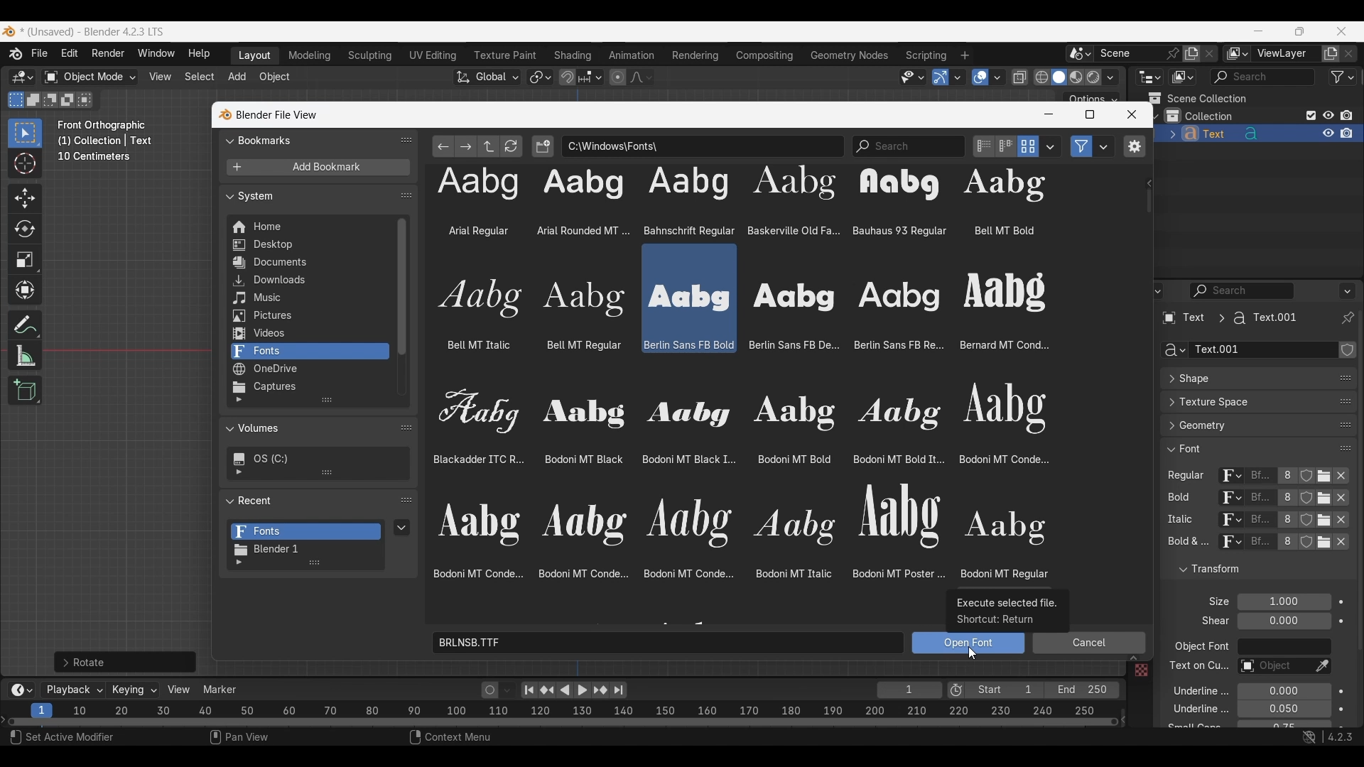 This screenshot has width=1364, height=767. I want to click on Compositing workspace, so click(765, 55).